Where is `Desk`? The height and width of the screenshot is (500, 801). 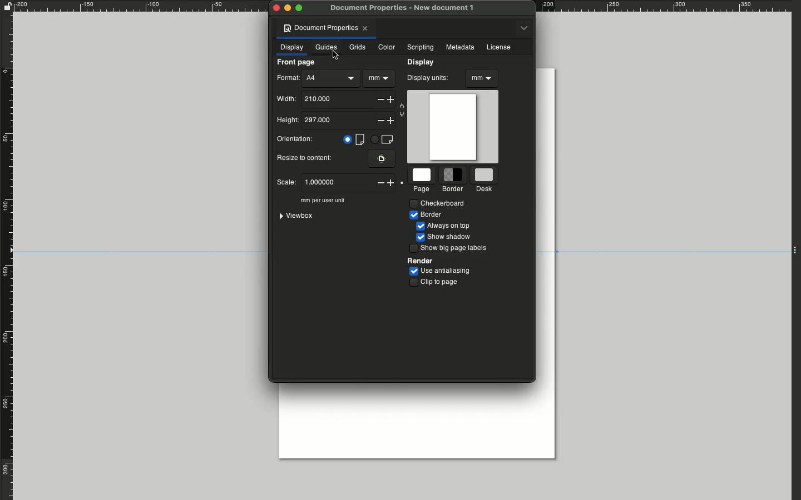
Desk is located at coordinates (483, 181).